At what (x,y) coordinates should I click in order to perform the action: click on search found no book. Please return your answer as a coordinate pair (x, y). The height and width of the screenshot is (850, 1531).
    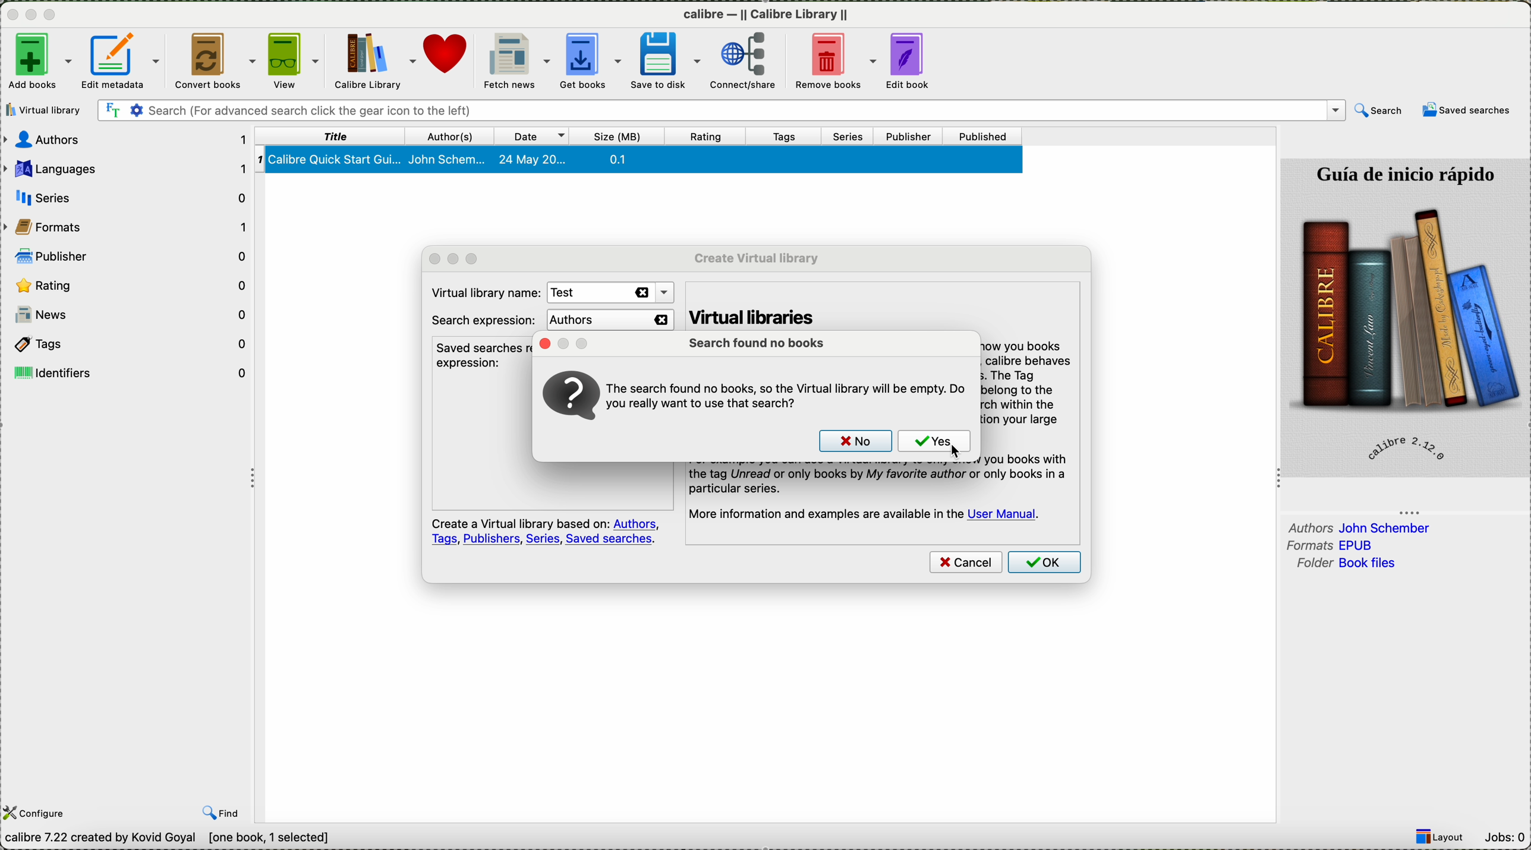
    Looking at the image, I should click on (763, 345).